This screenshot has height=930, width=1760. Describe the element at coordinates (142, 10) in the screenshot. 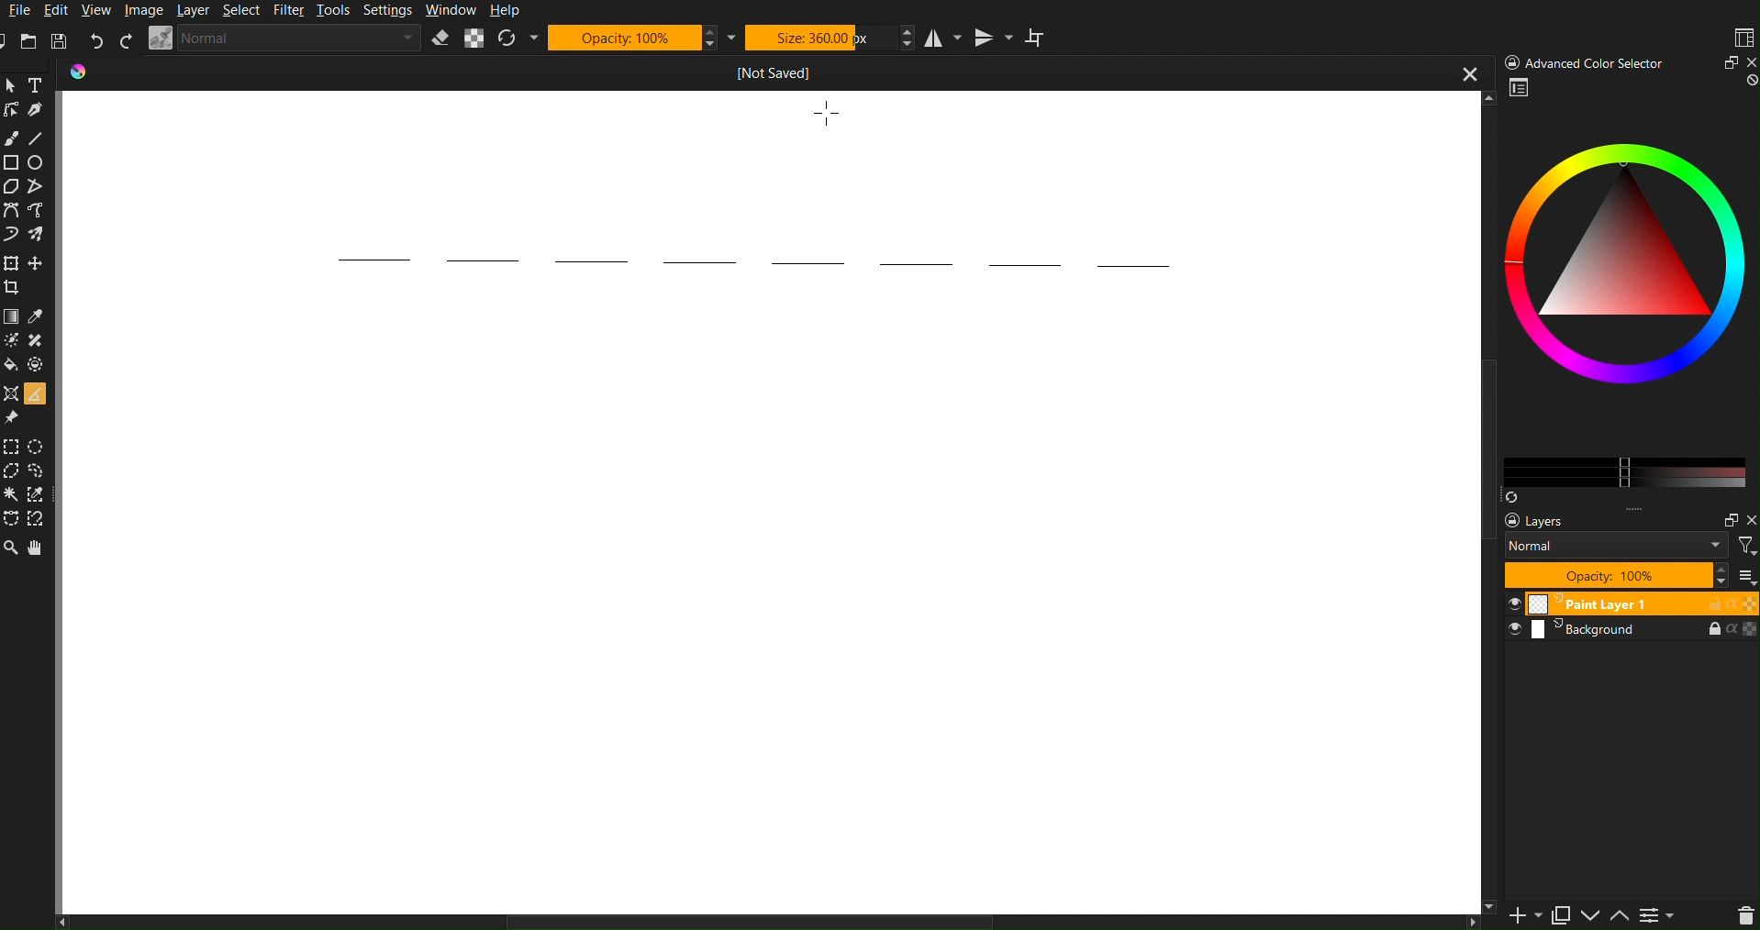

I see `Image ` at that location.